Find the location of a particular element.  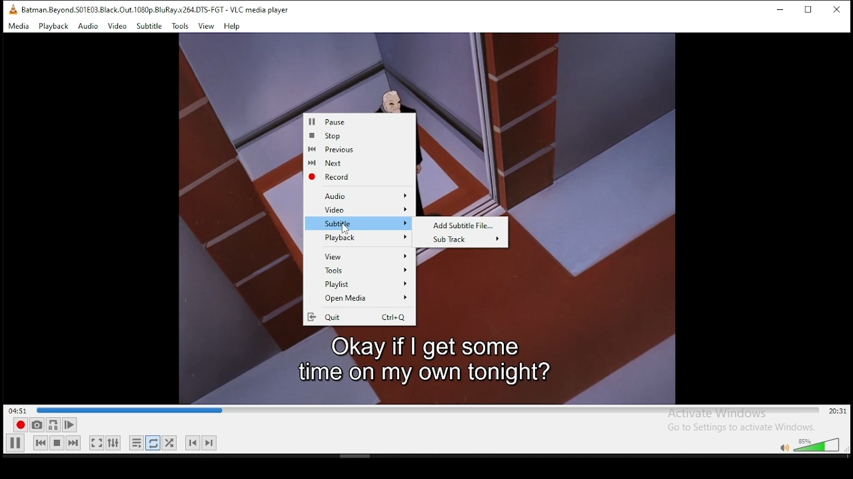

repeat is located at coordinates (154, 444).